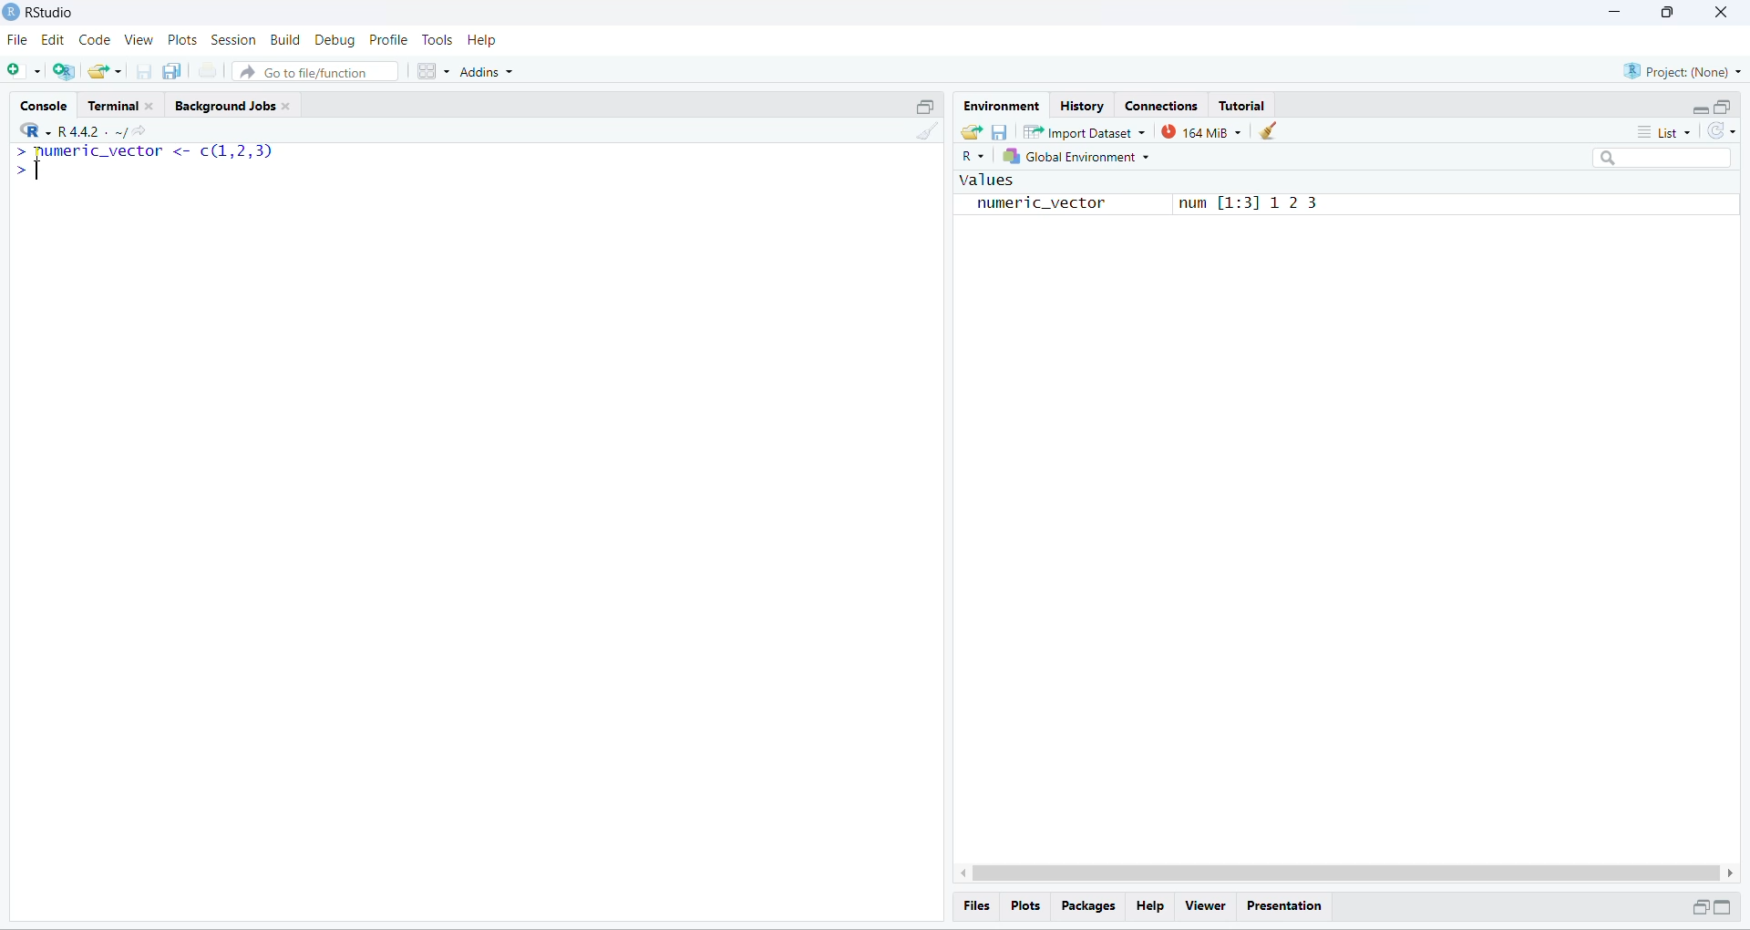  Describe the element at coordinates (1083, 132) in the screenshot. I see `Import Dataset` at that location.